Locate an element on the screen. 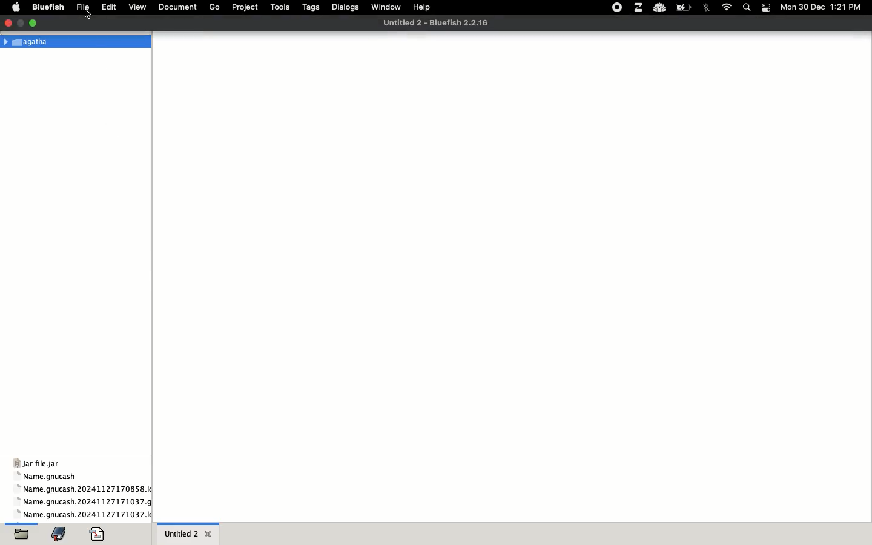 Image resolution: width=872 pixels, height=545 pixels. jar file jar is located at coordinates (37, 462).